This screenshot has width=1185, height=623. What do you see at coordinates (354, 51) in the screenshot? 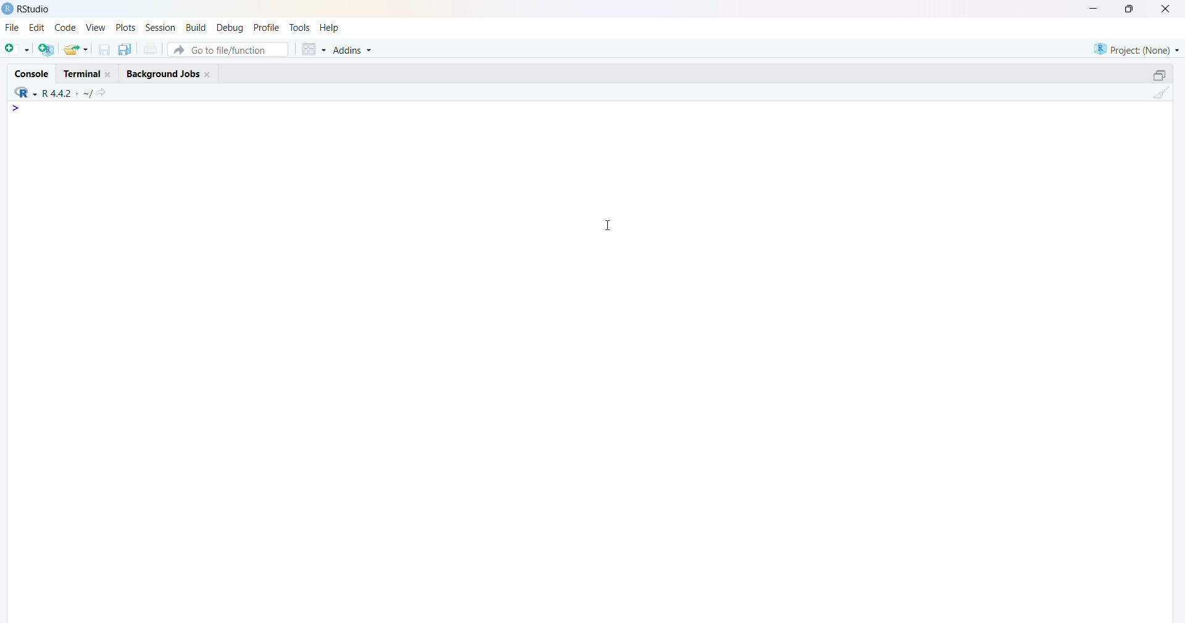
I see `addins` at bounding box center [354, 51].